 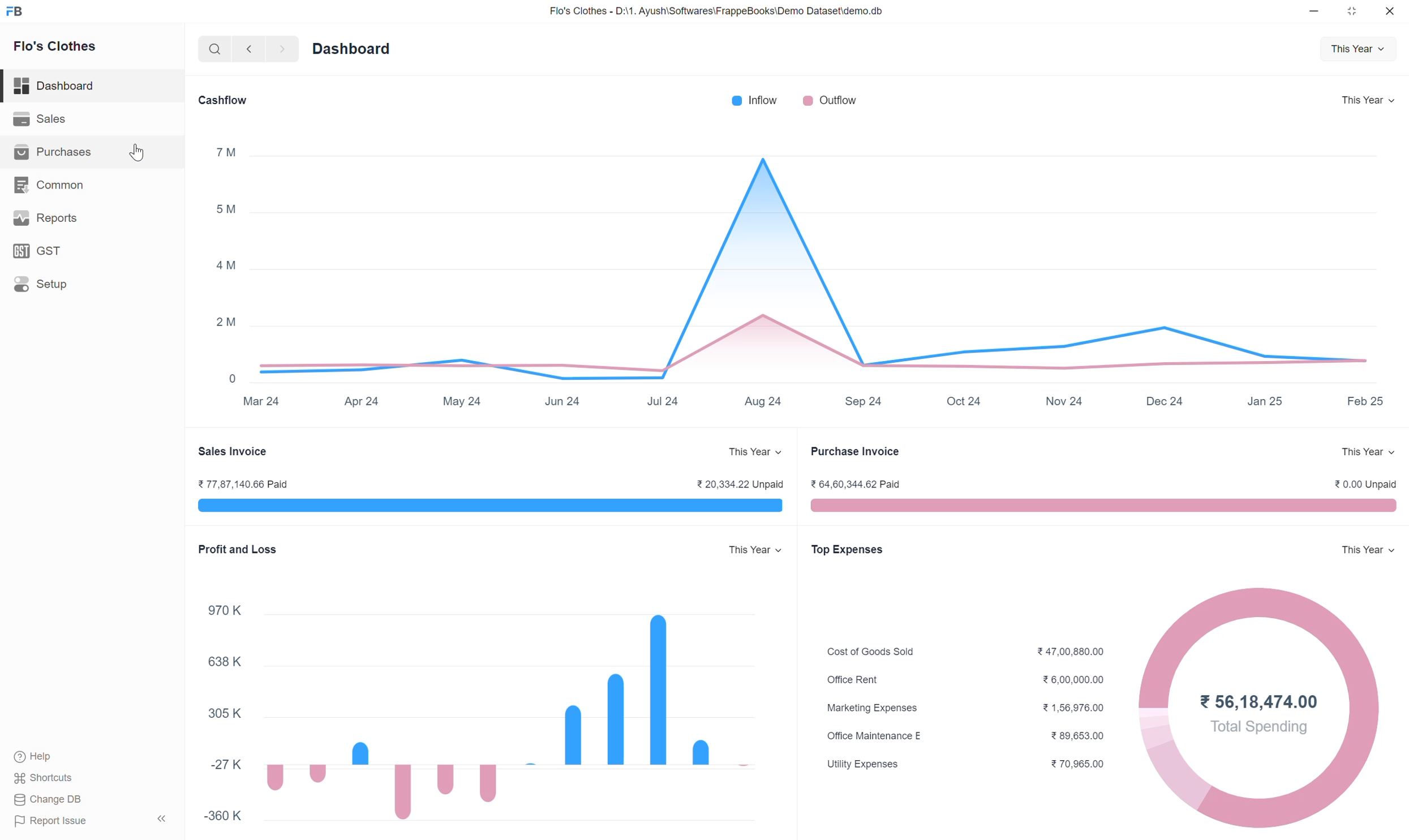 What do you see at coordinates (491, 505) in the screenshot?
I see `Sales invoice Paid and Unpaid range` at bounding box center [491, 505].